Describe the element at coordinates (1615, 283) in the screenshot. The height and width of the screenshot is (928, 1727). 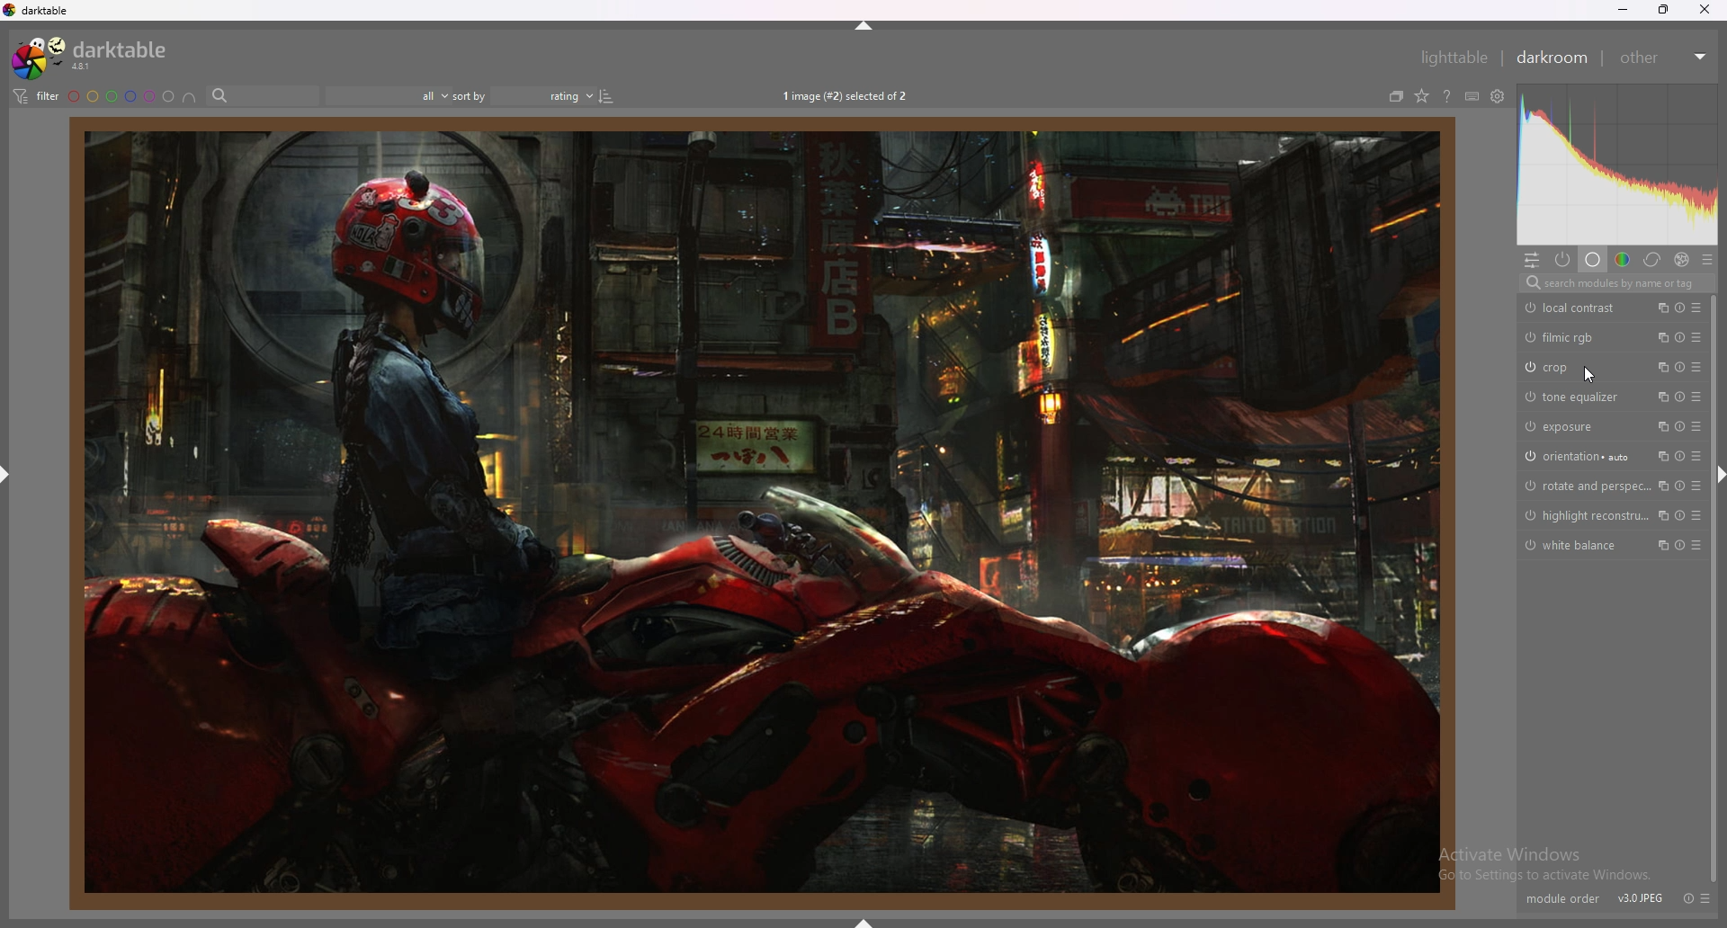
I see `search modules` at that location.